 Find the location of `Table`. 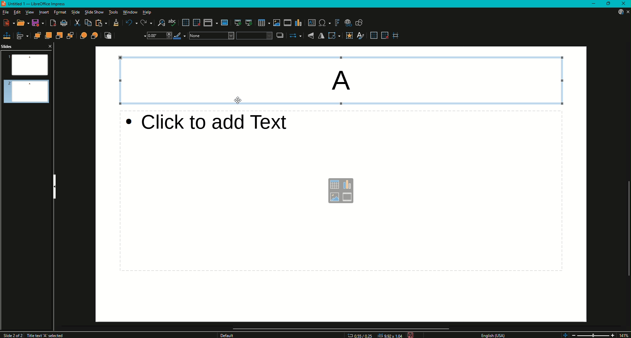

Table is located at coordinates (262, 22).